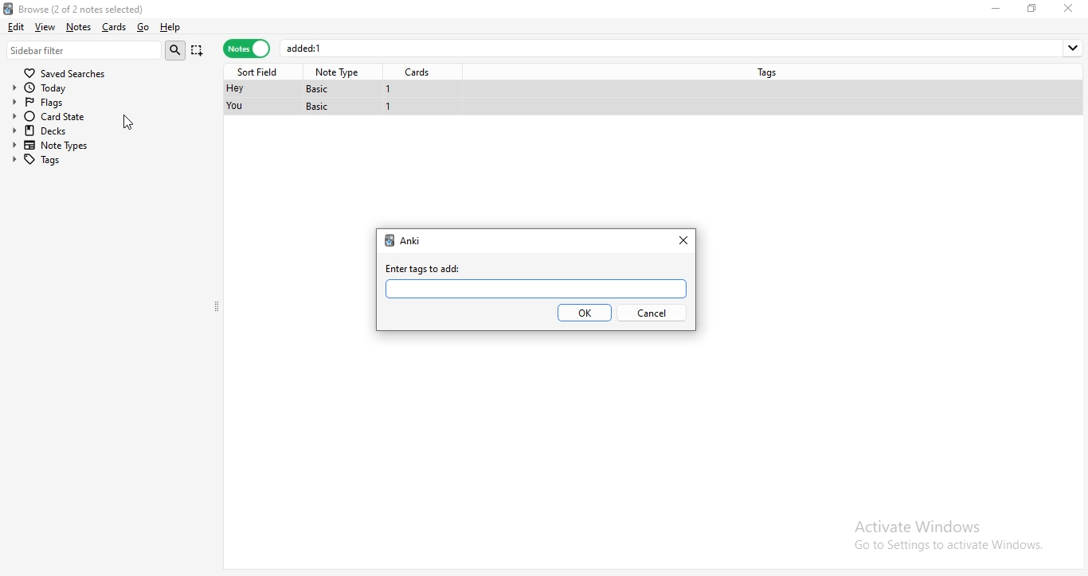 This screenshot has width=1088, height=576. Describe the element at coordinates (771, 71) in the screenshot. I see `tags` at that location.